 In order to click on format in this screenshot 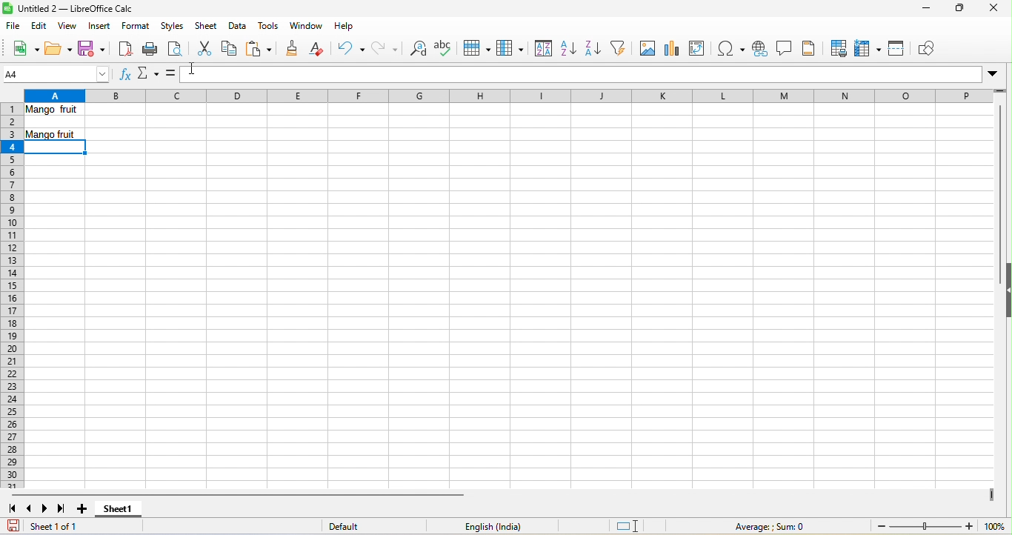, I will do `click(136, 27)`.